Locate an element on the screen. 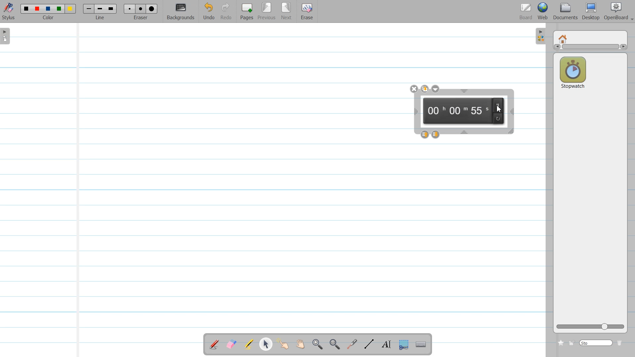  55 second is located at coordinates (480, 111).